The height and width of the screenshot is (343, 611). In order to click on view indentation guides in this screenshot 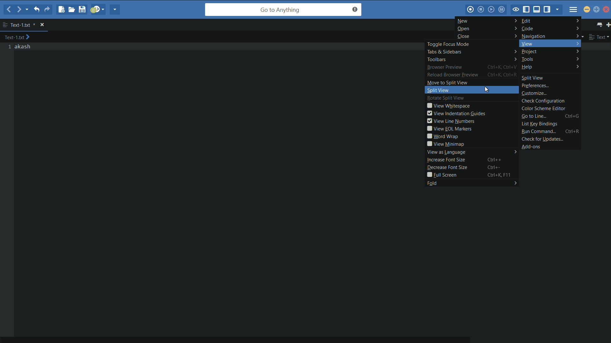, I will do `click(472, 113)`.